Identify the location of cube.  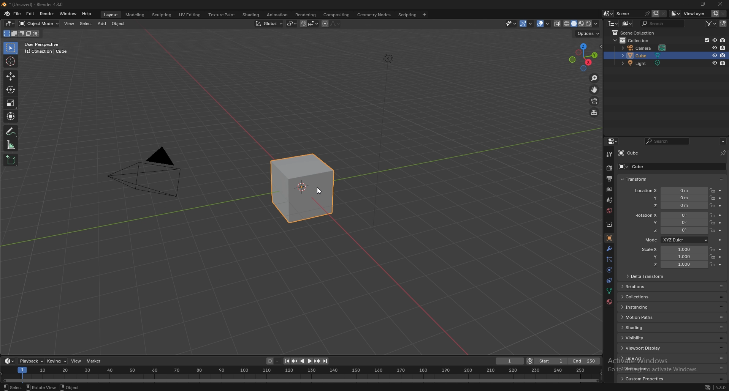
(629, 153).